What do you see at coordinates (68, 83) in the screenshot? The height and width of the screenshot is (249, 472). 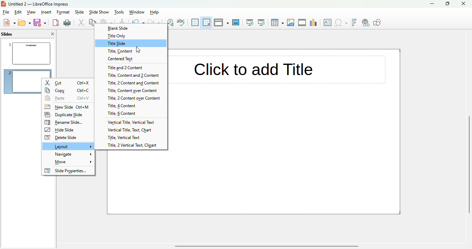 I see `cut` at bounding box center [68, 83].